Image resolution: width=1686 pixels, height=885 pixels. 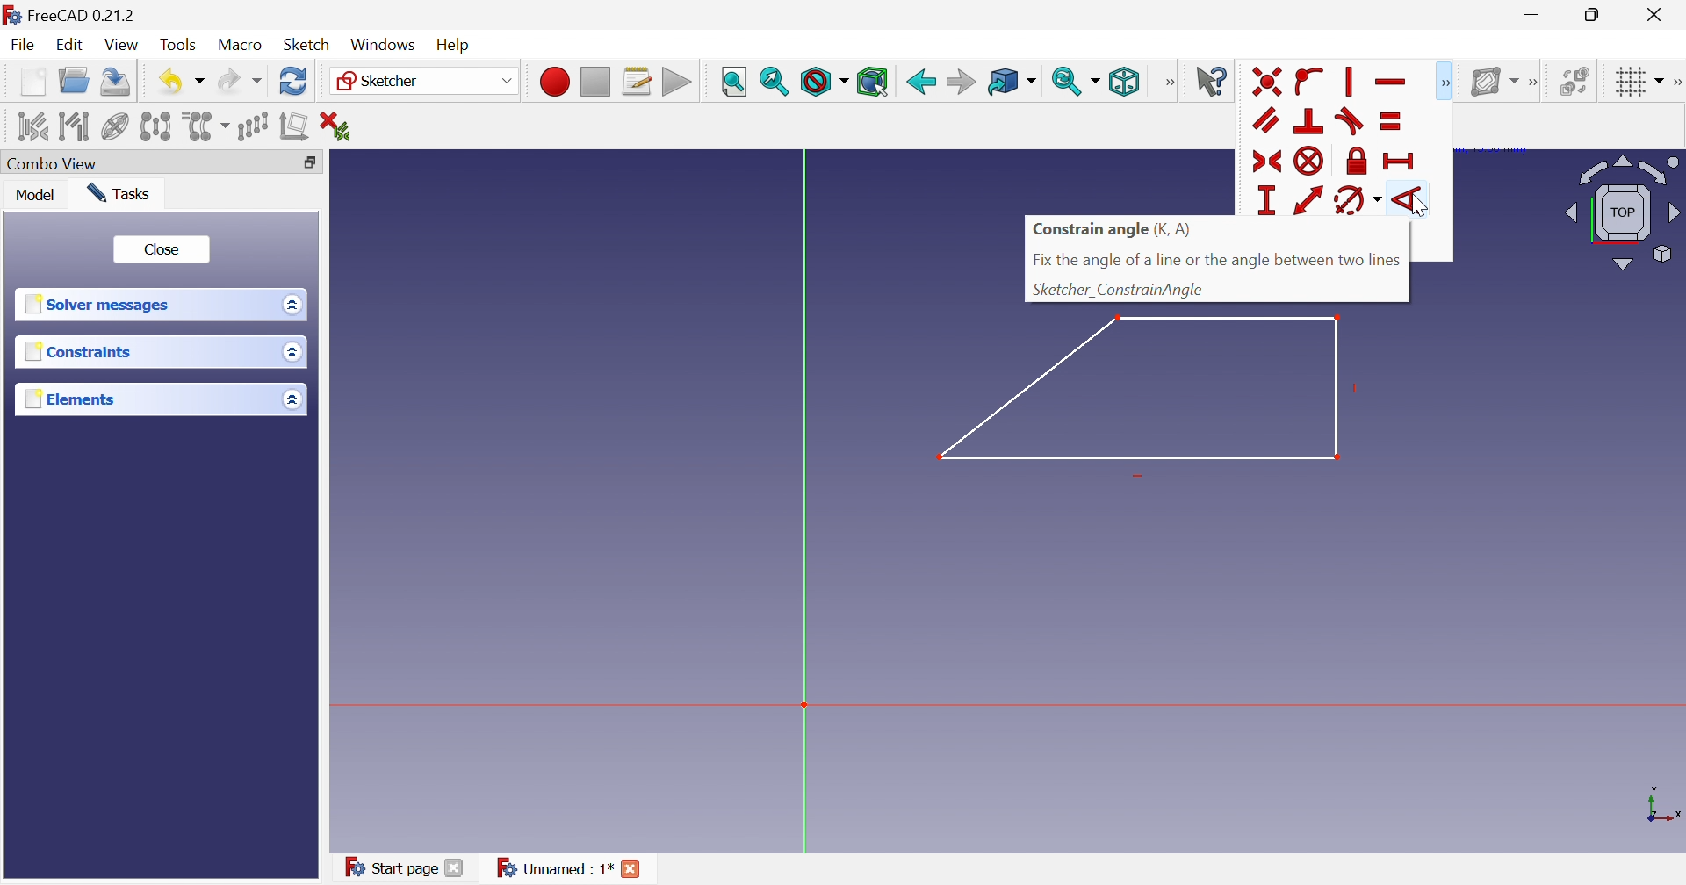 What do you see at coordinates (457, 870) in the screenshot?
I see `Close` at bounding box center [457, 870].